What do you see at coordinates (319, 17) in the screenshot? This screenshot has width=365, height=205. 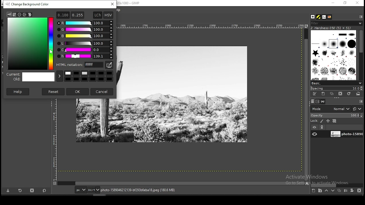 I see `patterns` at bounding box center [319, 17].